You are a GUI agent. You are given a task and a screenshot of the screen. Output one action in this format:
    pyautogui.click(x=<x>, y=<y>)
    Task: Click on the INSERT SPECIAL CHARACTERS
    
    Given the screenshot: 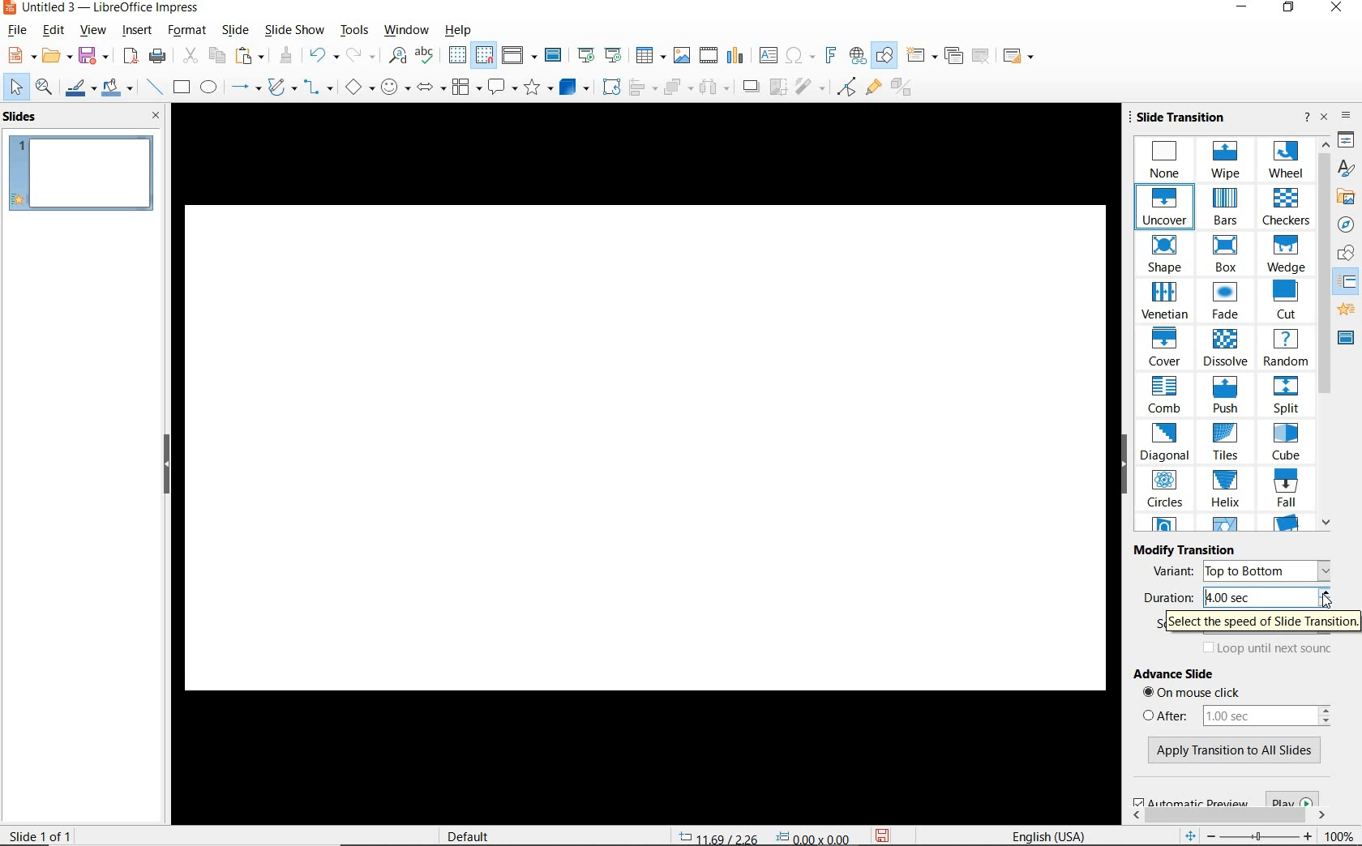 What is the action you would take?
    pyautogui.click(x=799, y=56)
    